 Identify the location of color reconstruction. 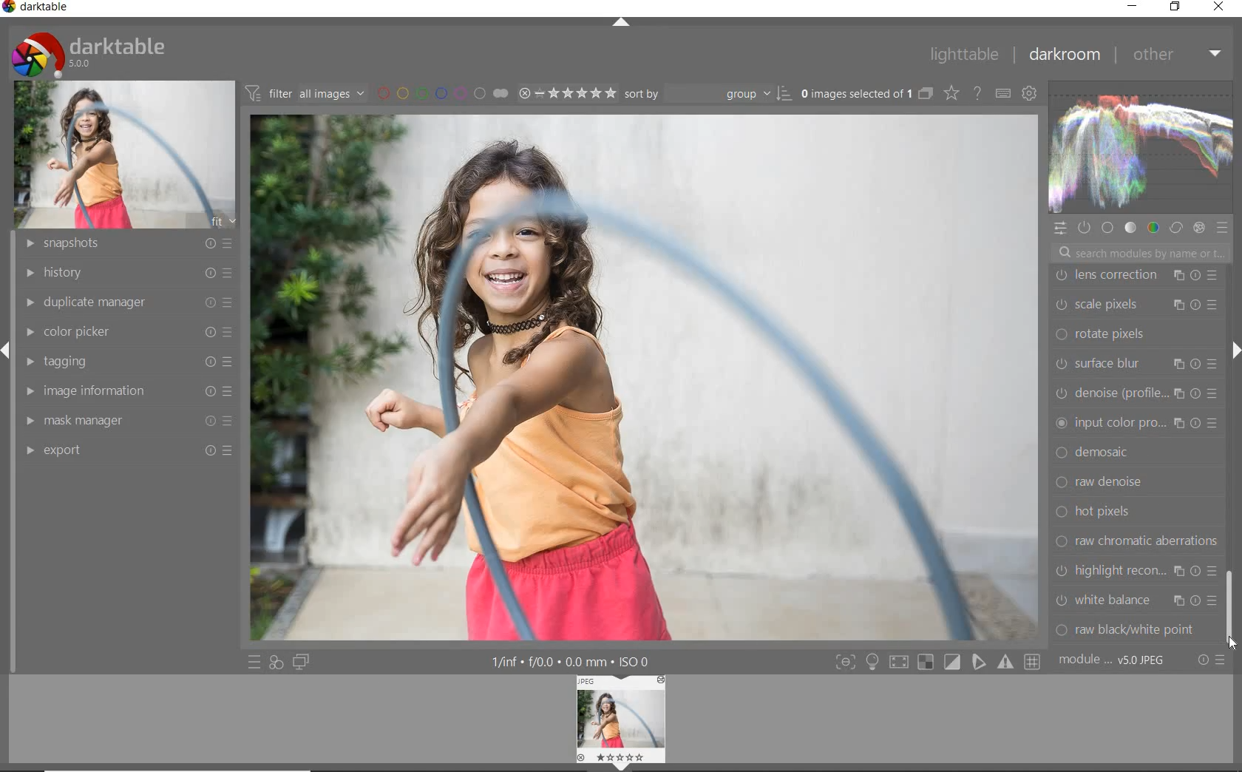
(1138, 397).